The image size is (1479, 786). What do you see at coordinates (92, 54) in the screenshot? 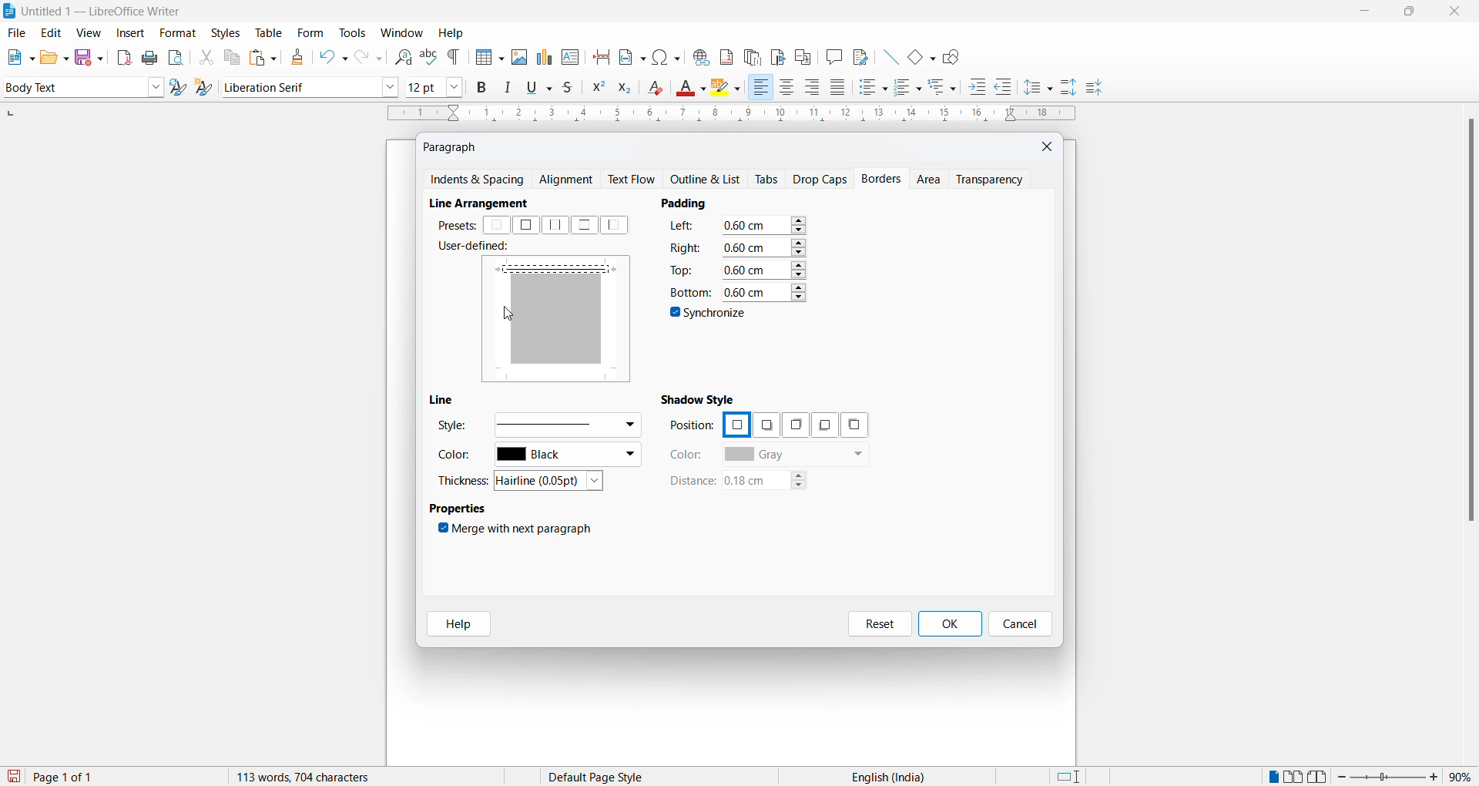
I see `save as` at bounding box center [92, 54].